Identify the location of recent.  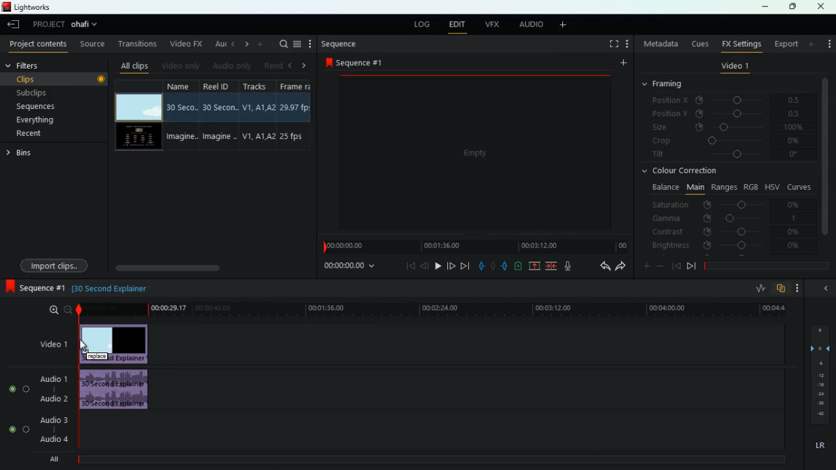
(43, 133).